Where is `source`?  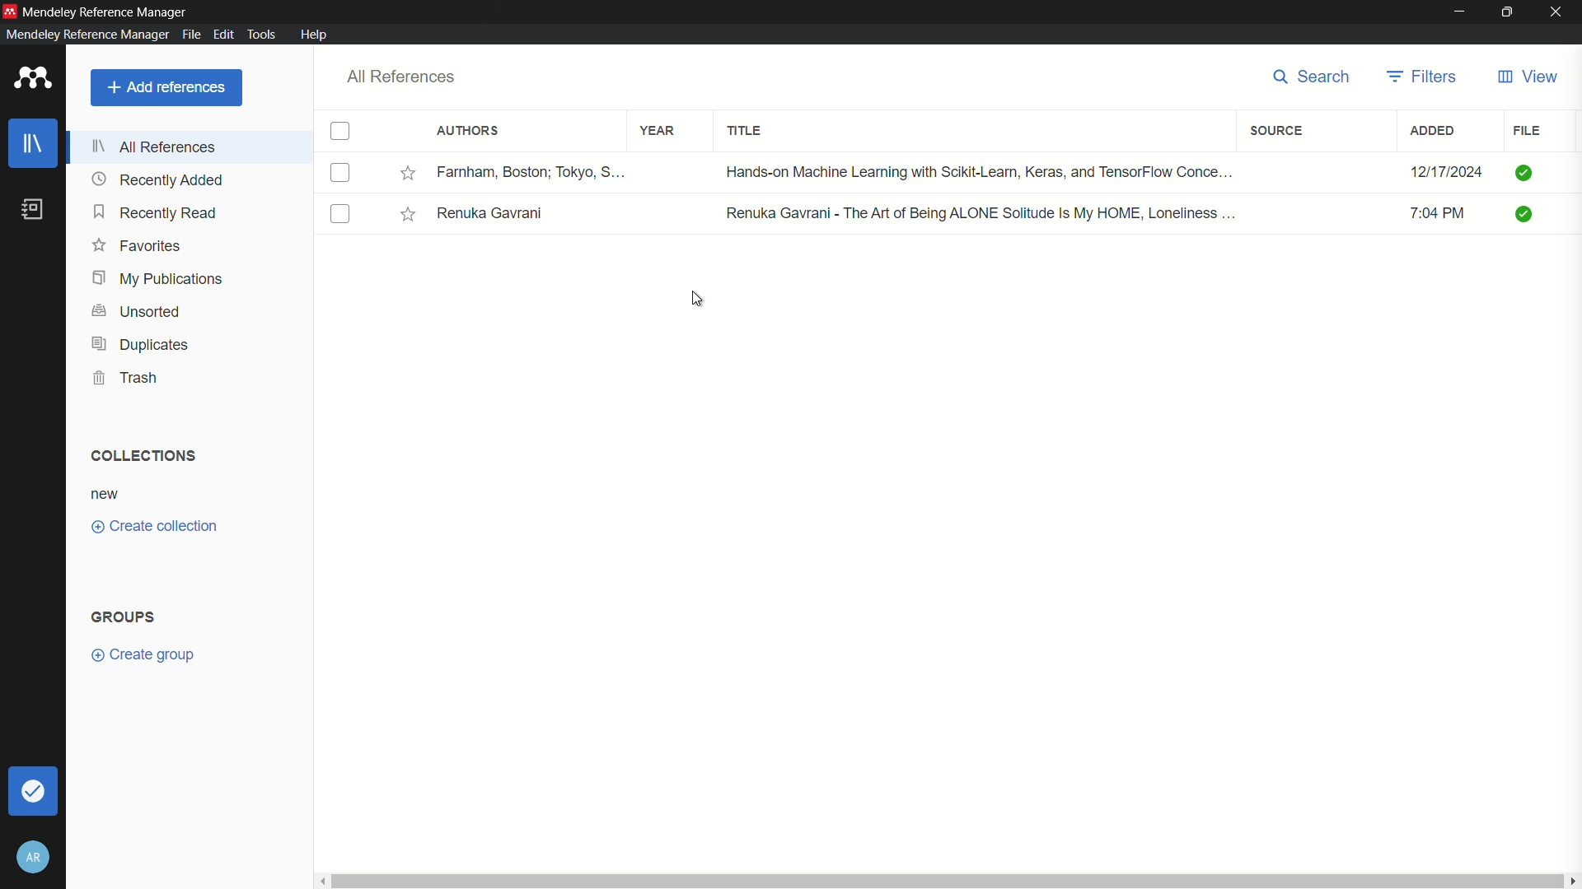 source is located at coordinates (1277, 132).